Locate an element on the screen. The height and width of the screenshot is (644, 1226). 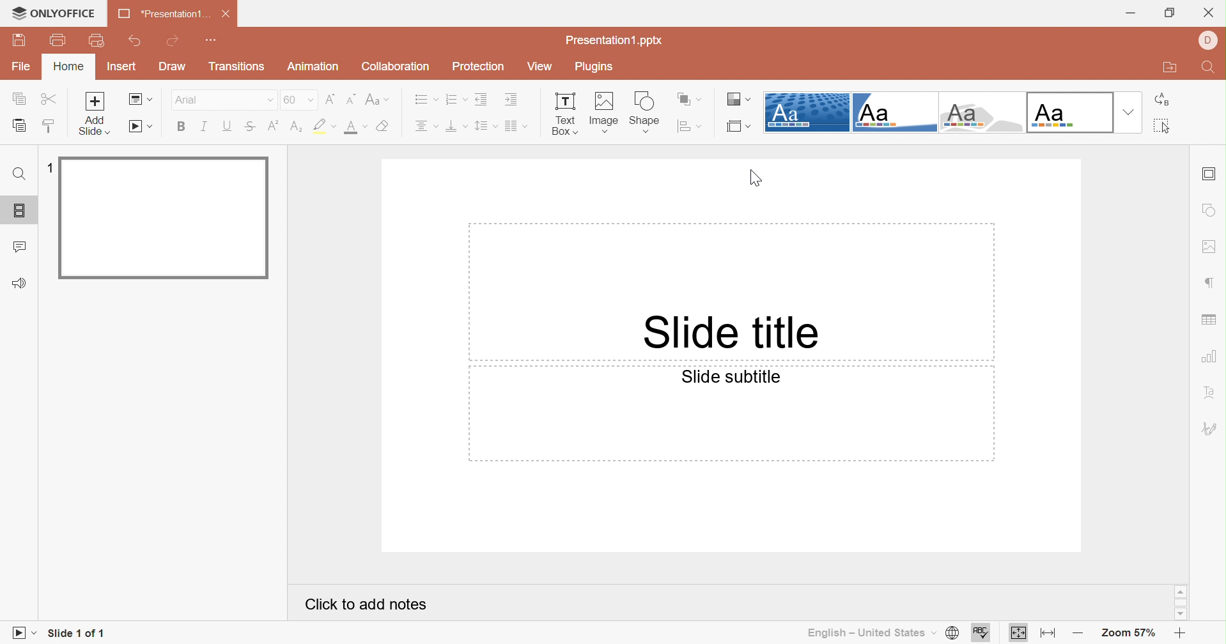
Vertical align is located at coordinates (454, 125).